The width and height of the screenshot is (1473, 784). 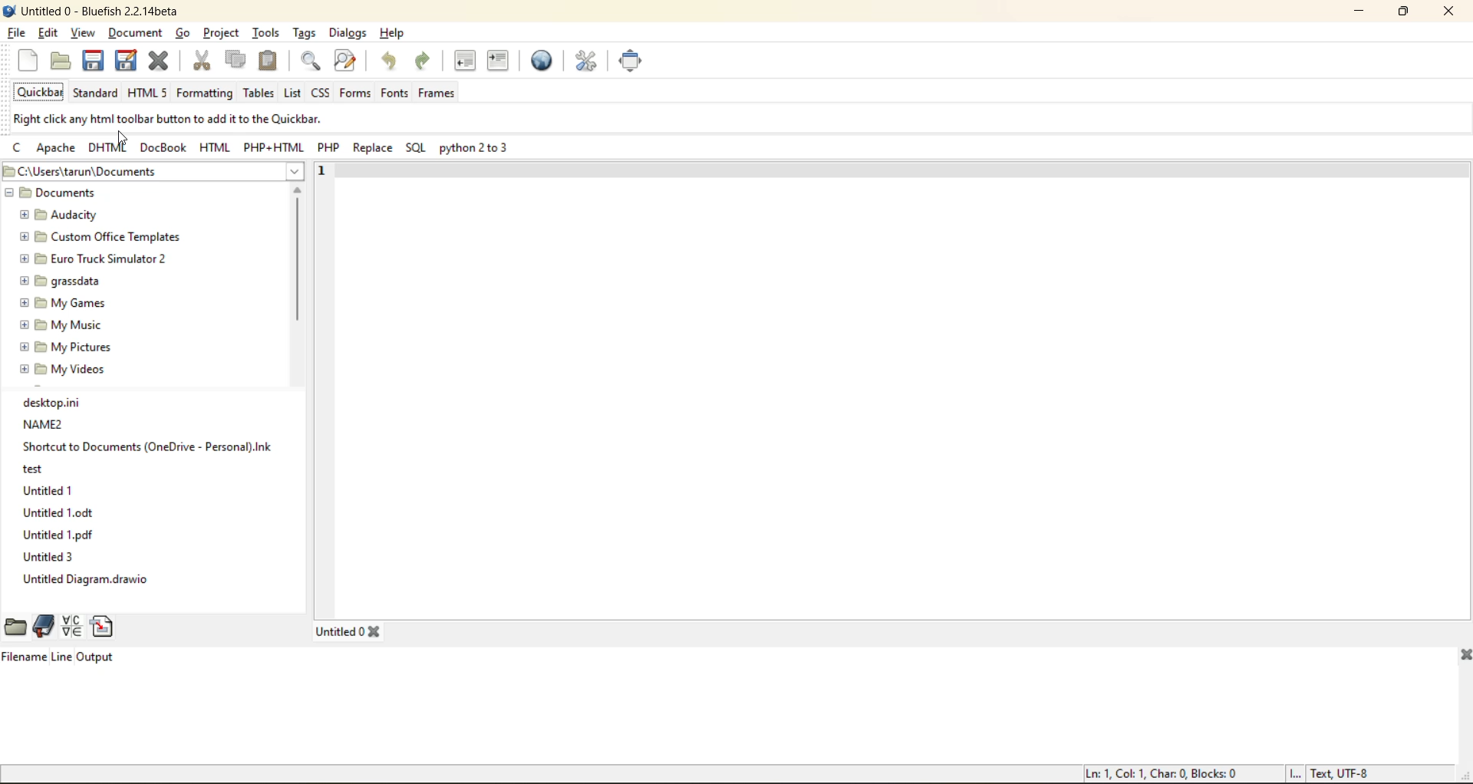 What do you see at coordinates (183, 35) in the screenshot?
I see `go` at bounding box center [183, 35].